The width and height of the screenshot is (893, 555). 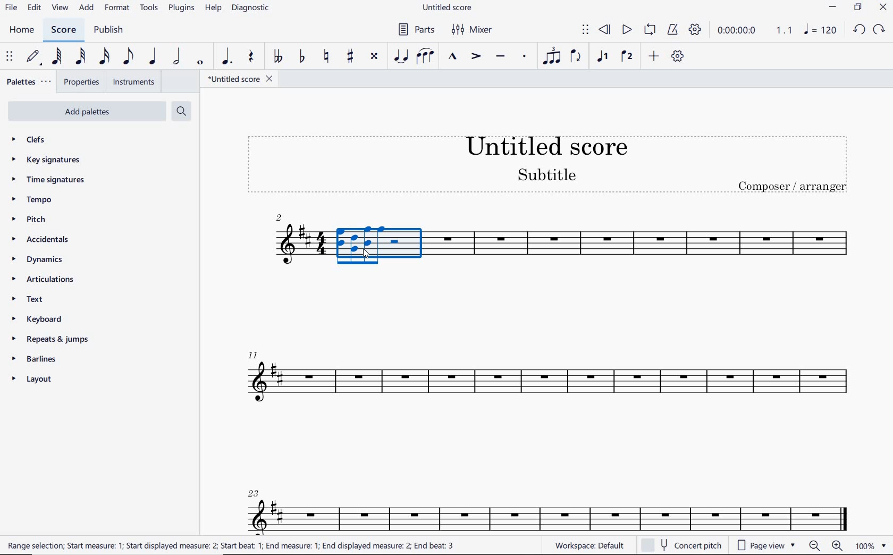 I want to click on PUBLISH, so click(x=108, y=31).